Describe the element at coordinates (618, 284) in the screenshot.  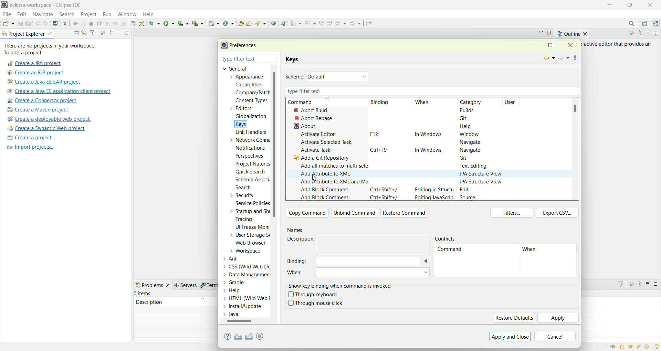
I see `filter` at that location.